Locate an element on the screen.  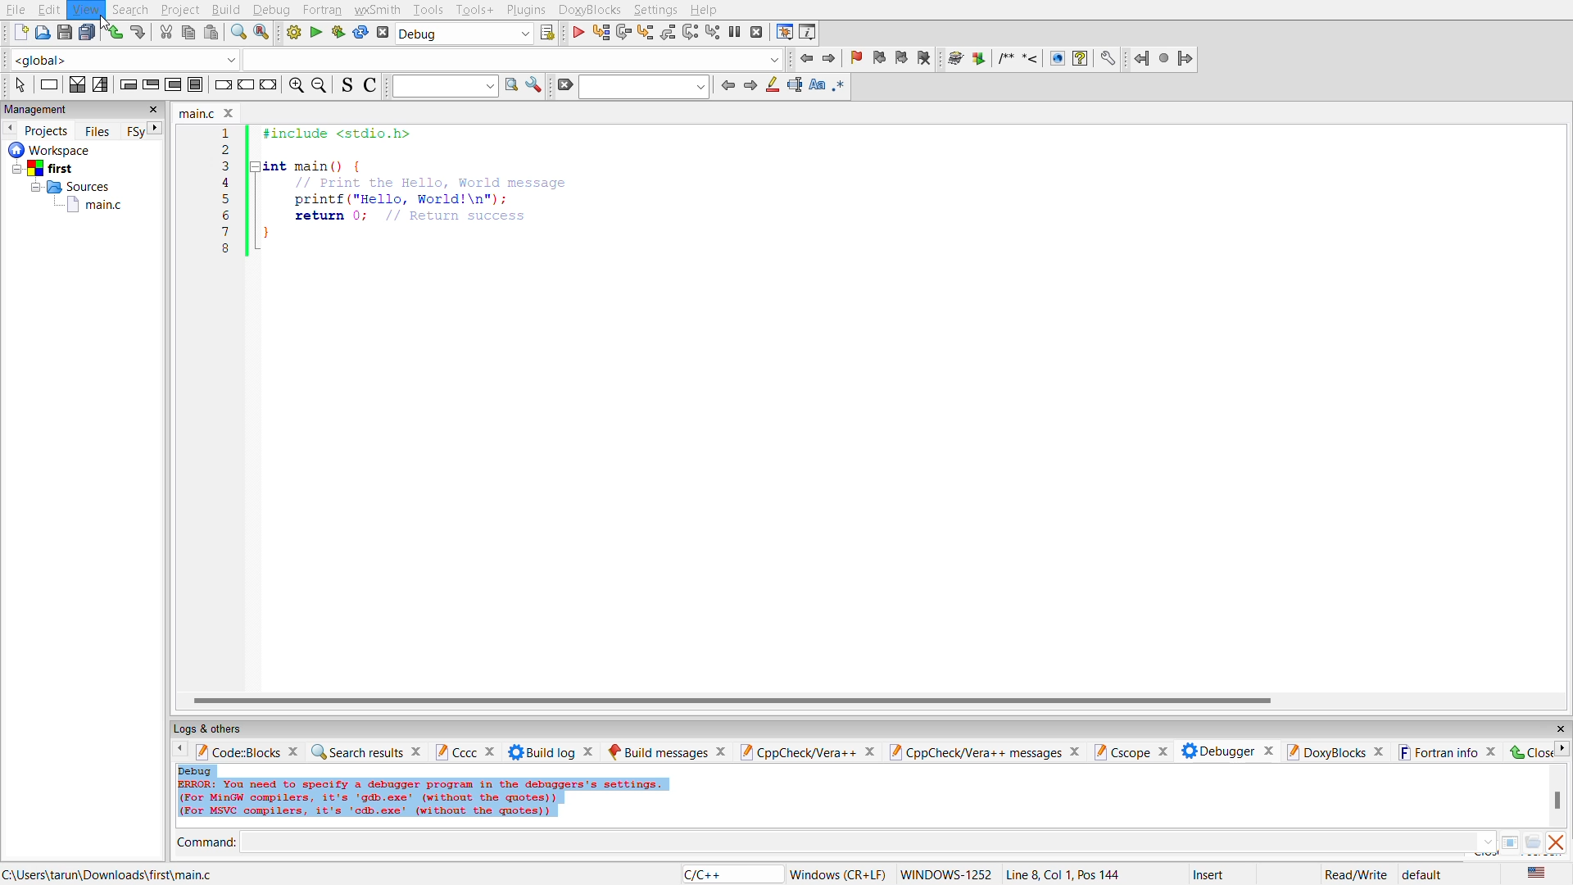
horizontal scroll bar is located at coordinates (737, 697).